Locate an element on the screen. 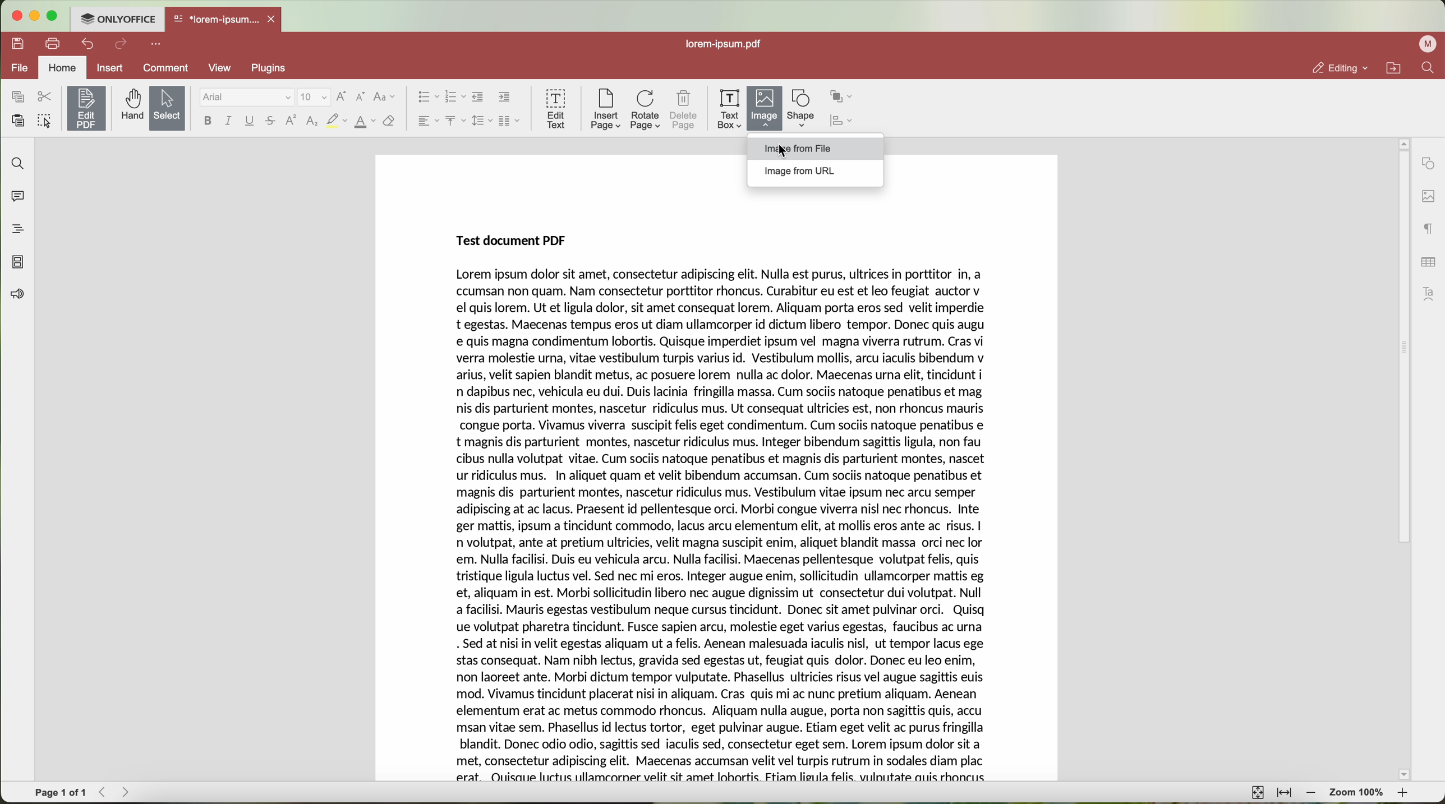  decrease indent is located at coordinates (478, 97).